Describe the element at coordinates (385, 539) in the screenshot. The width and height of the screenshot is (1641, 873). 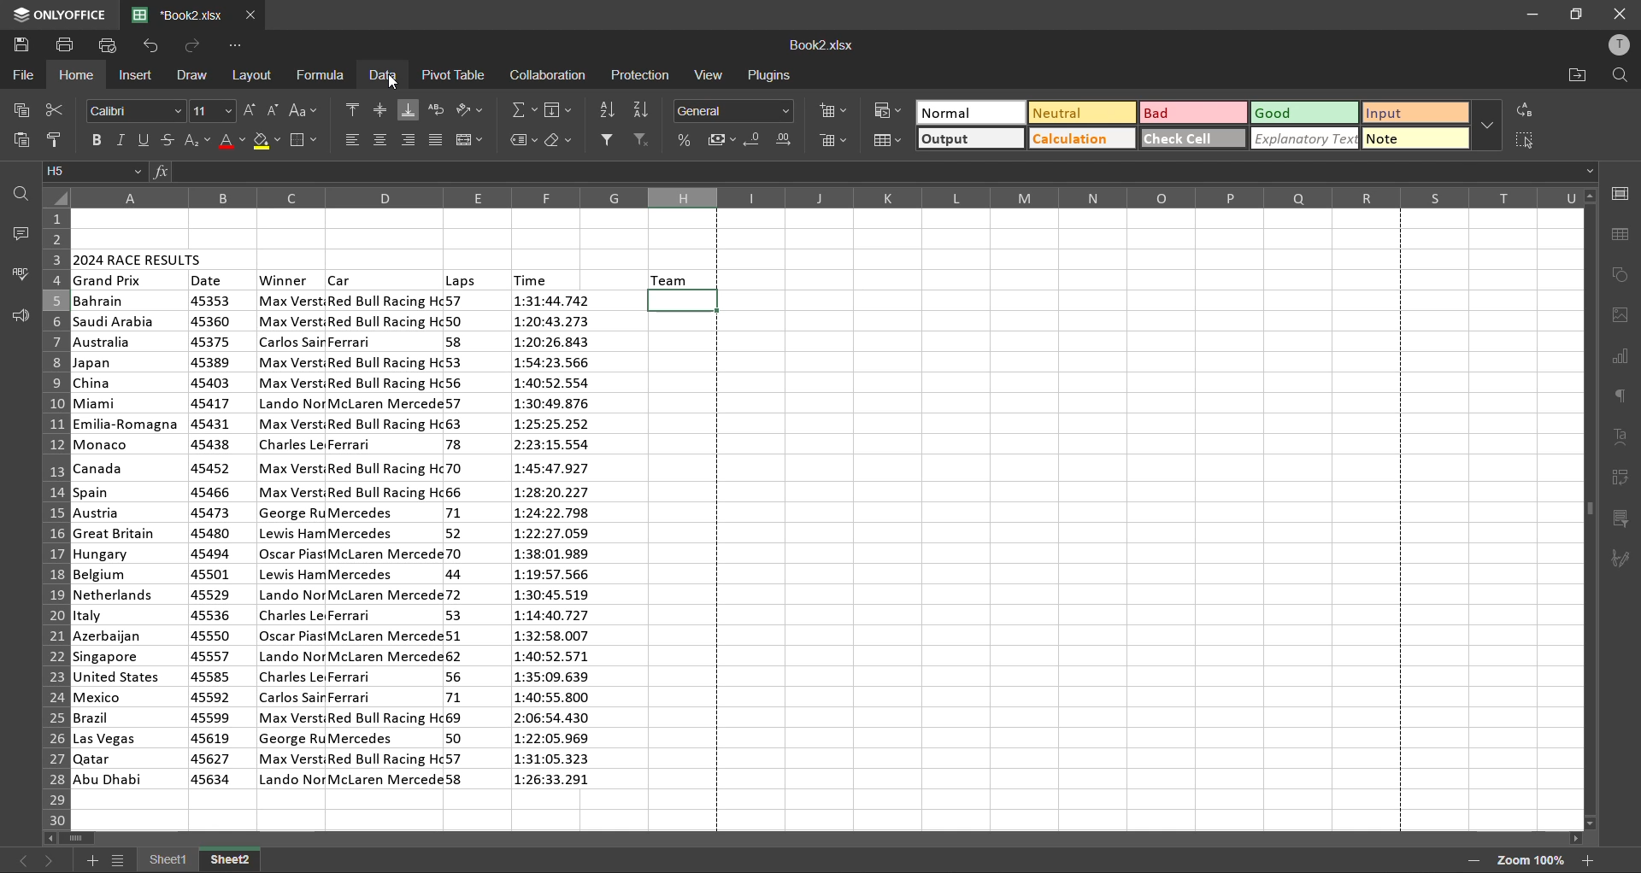
I see `car` at that location.